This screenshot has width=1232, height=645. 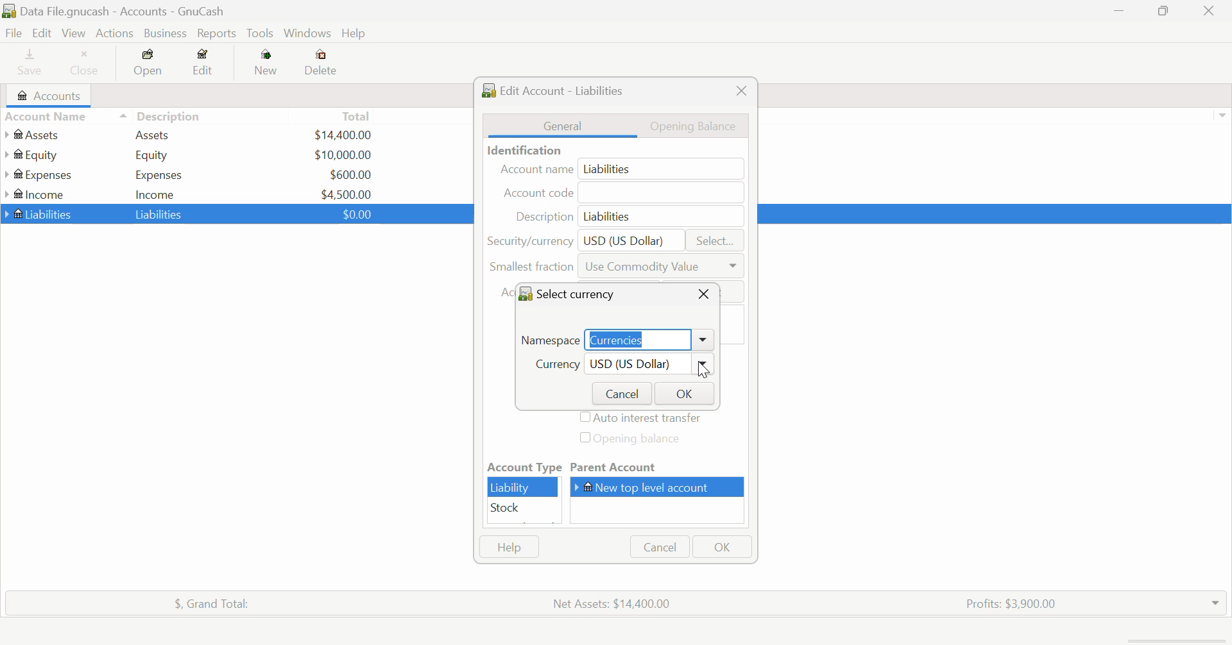 I want to click on Auto interest transfer, so click(x=643, y=419).